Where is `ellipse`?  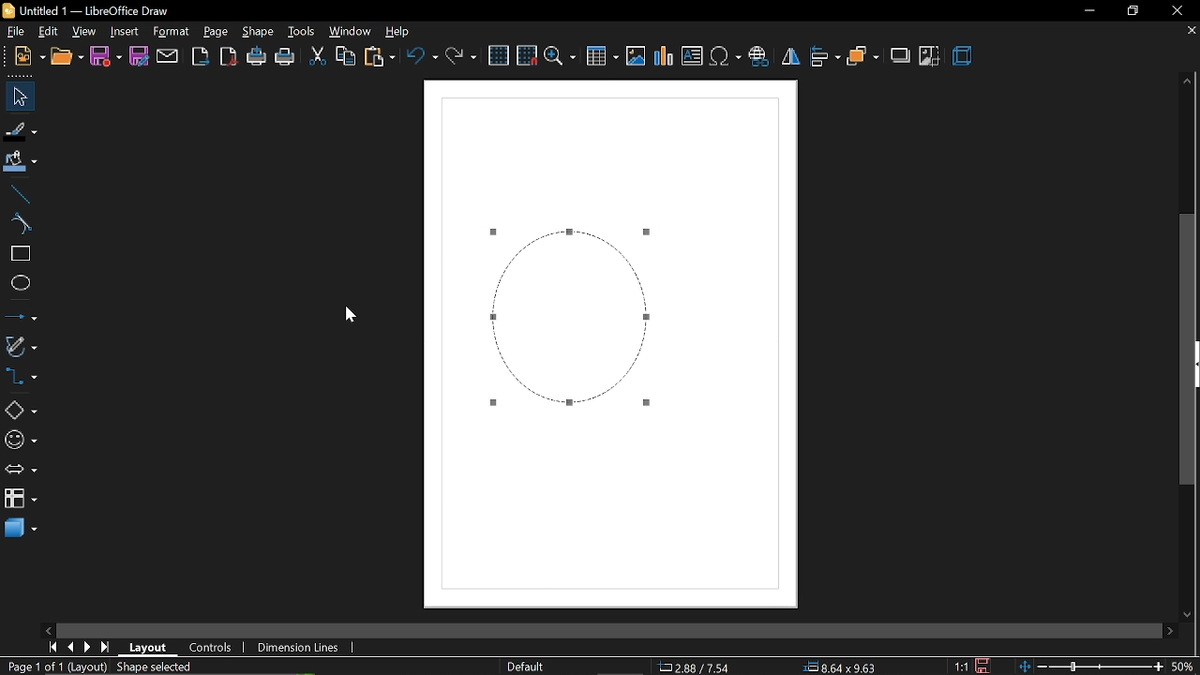
ellipse is located at coordinates (20, 282).